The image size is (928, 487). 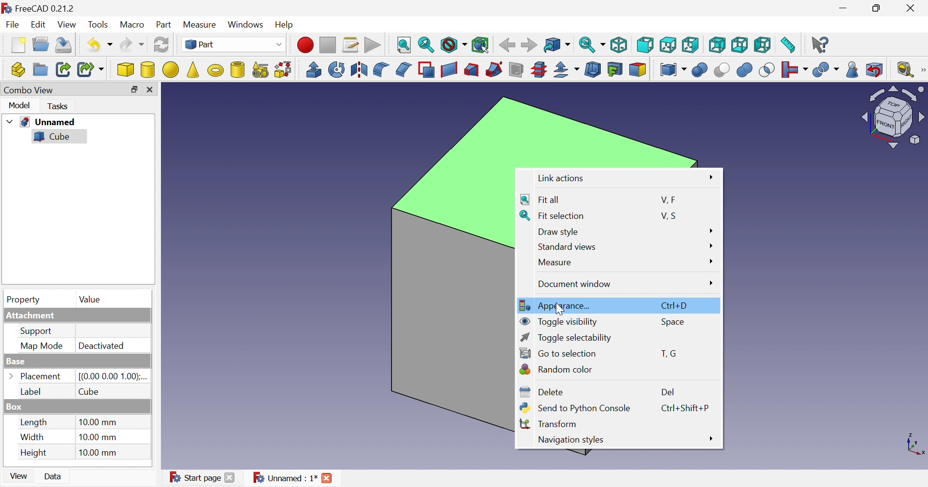 I want to click on Random color, so click(x=557, y=368).